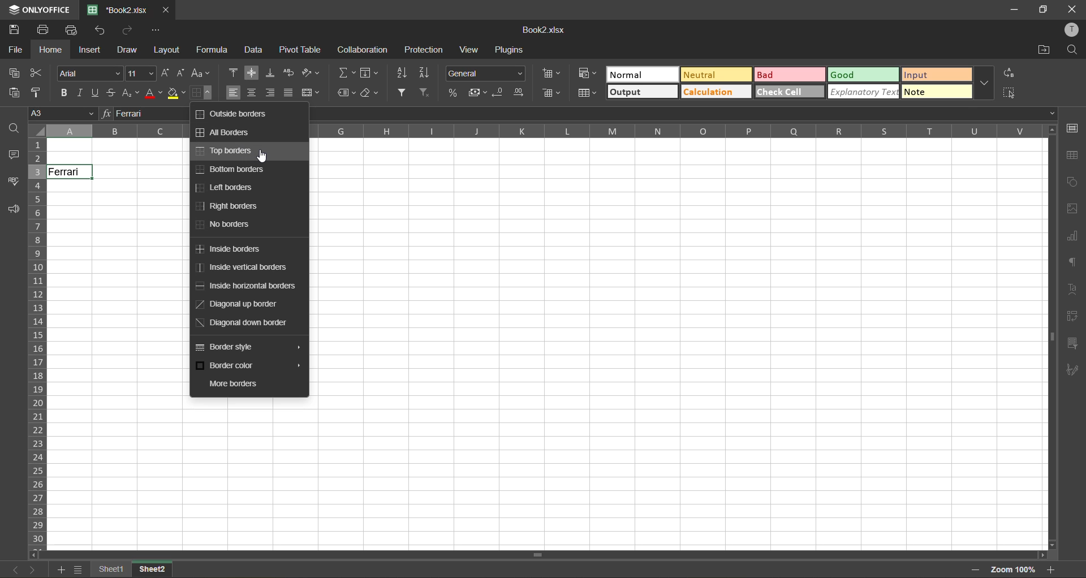 The width and height of the screenshot is (1086, 578). I want to click on fields, so click(372, 73).